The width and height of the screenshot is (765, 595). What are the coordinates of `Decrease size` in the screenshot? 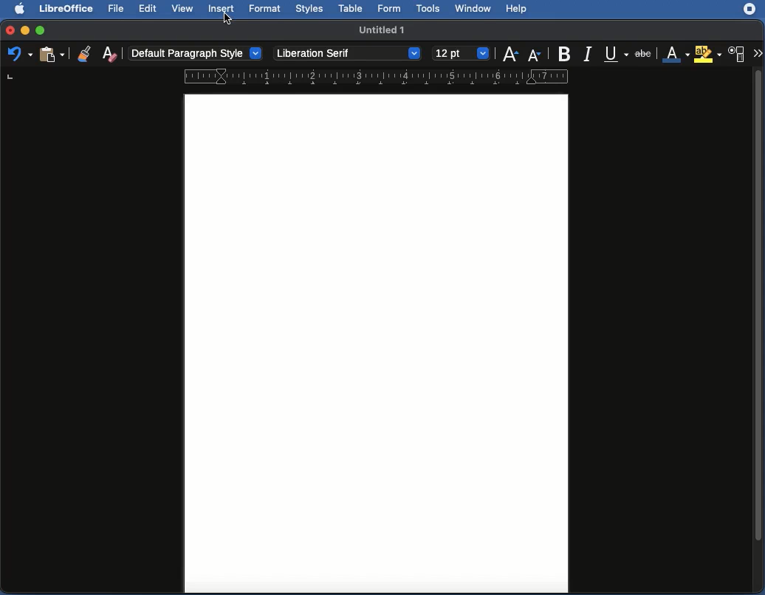 It's located at (536, 52).